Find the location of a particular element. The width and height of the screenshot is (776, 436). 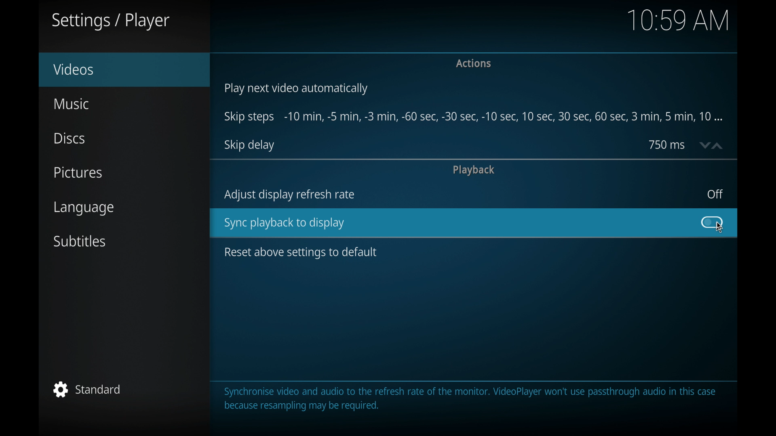

standard is located at coordinates (86, 389).